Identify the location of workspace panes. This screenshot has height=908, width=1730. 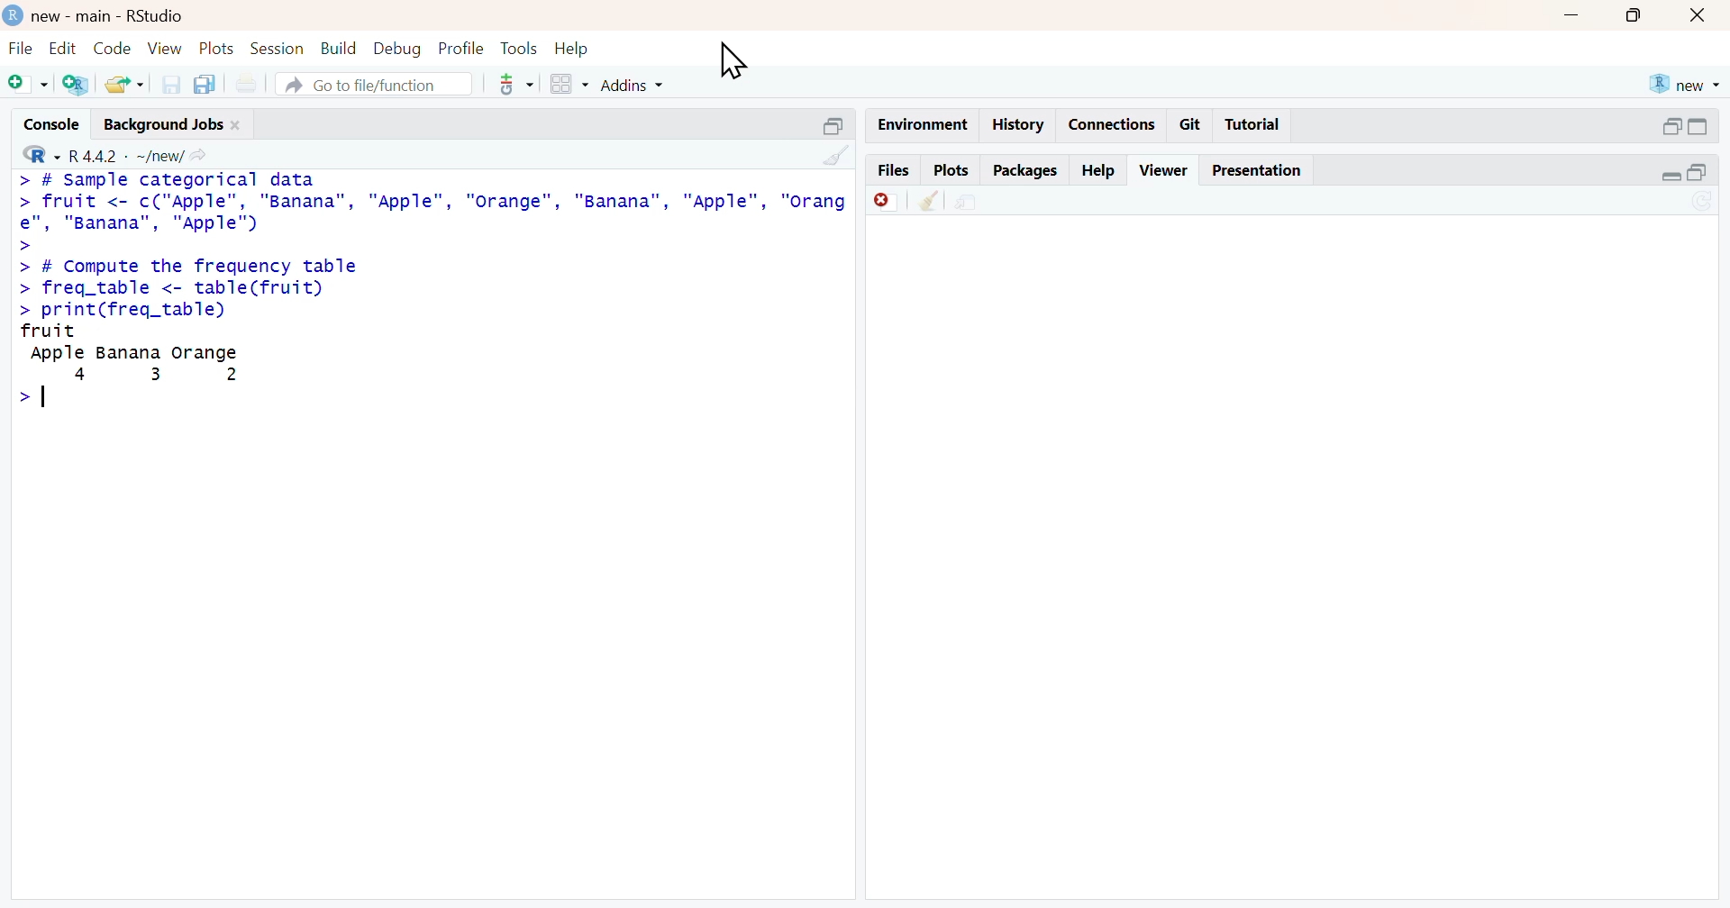
(570, 85).